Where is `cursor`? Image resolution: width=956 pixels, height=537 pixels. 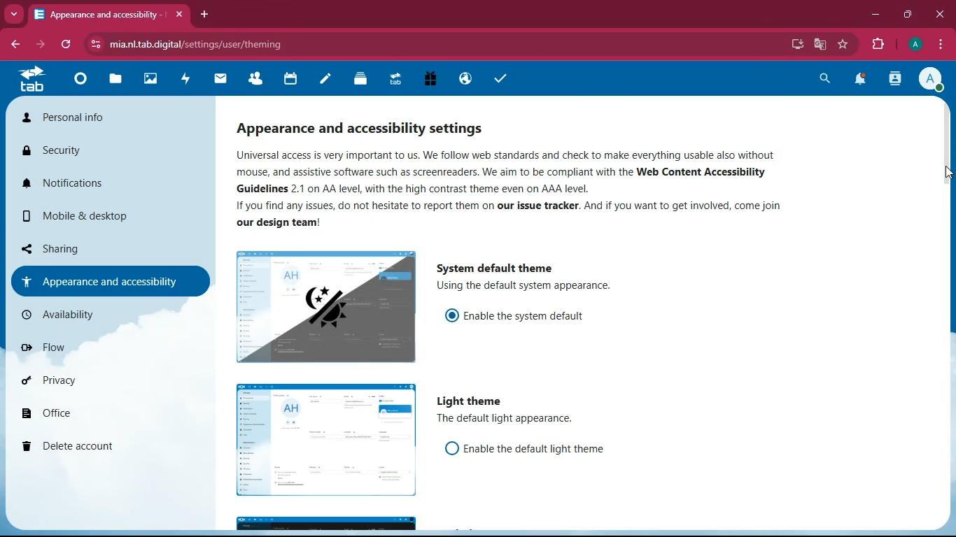
cursor is located at coordinates (946, 173).